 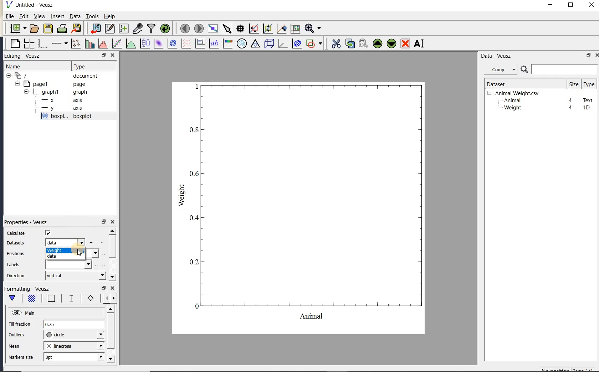 I want to click on filter data, so click(x=152, y=28).